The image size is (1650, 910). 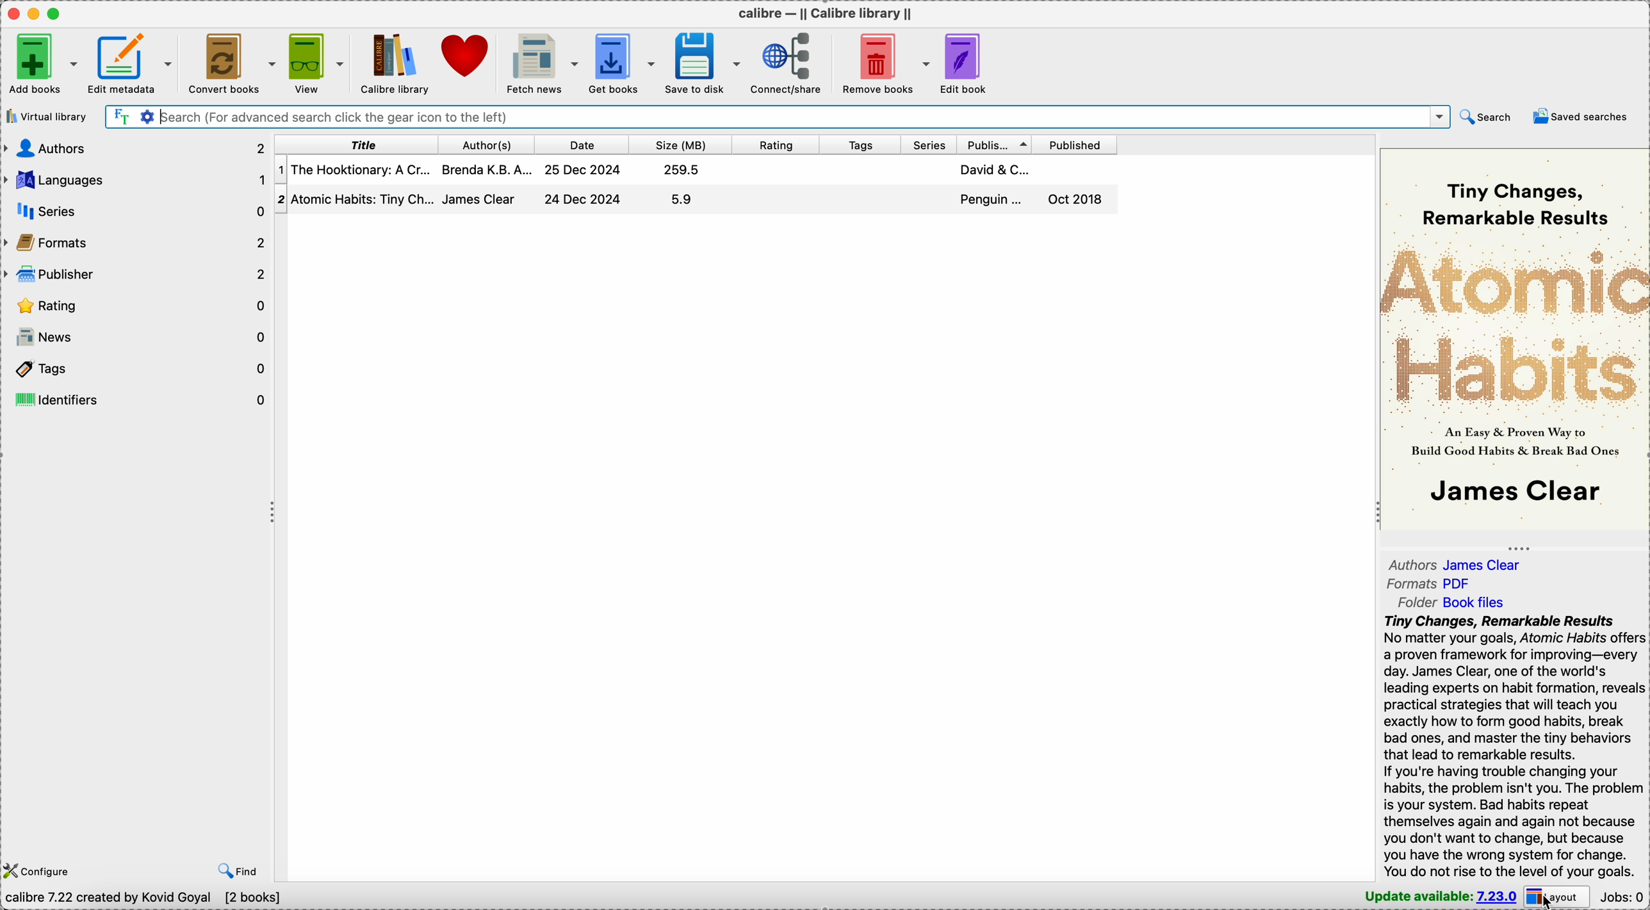 What do you see at coordinates (15, 13) in the screenshot?
I see `close` at bounding box center [15, 13].